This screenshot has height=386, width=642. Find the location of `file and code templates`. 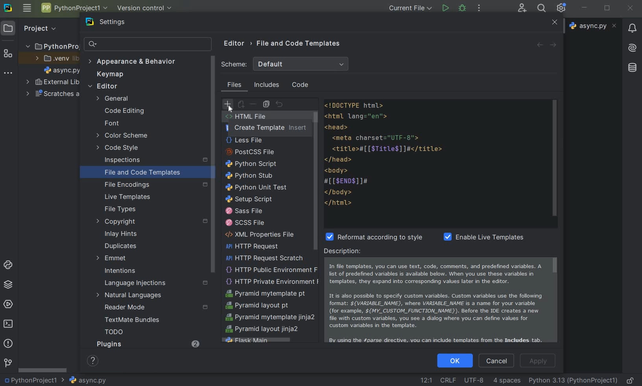

file and code templates is located at coordinates (151, 172).